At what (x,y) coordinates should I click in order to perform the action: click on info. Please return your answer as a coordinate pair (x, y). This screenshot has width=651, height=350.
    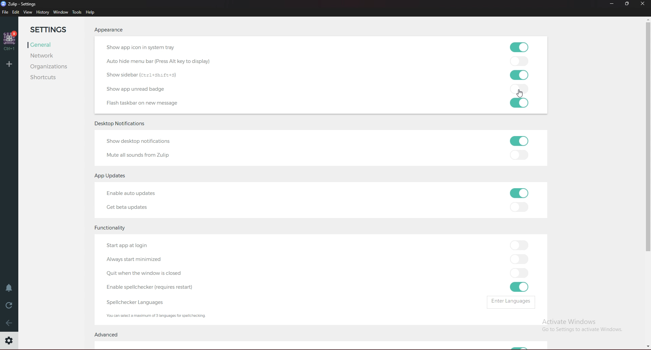
    Looking at the image, I should click on (158, 315).